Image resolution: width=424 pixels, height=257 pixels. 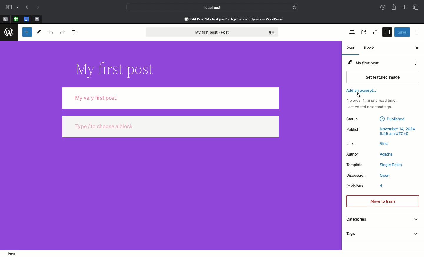 I want to click on Author, so click(x=372, y=154).